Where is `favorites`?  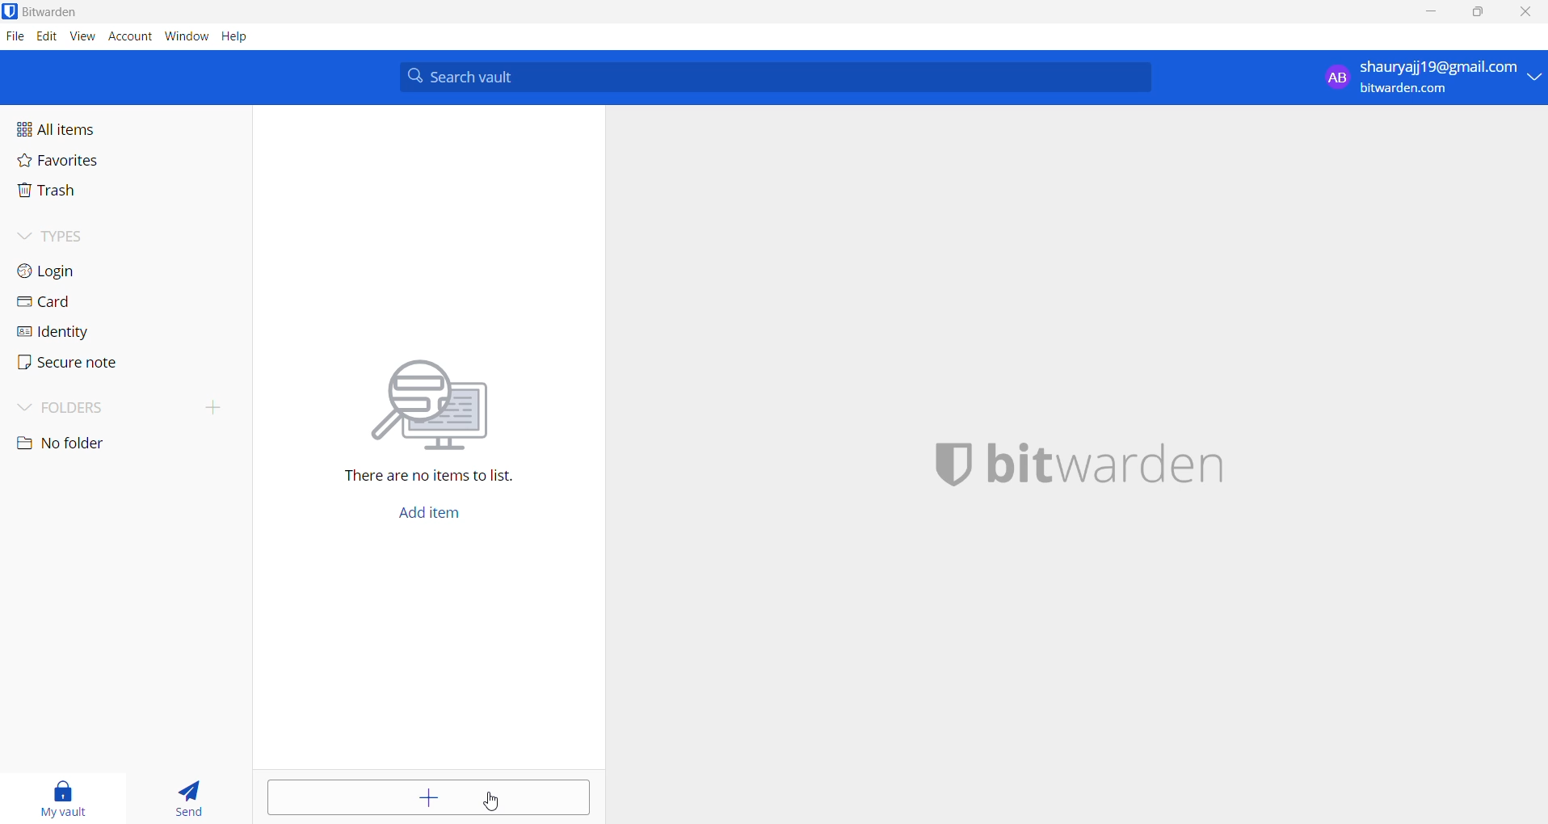
favorites is located at coordinates (82, 162).